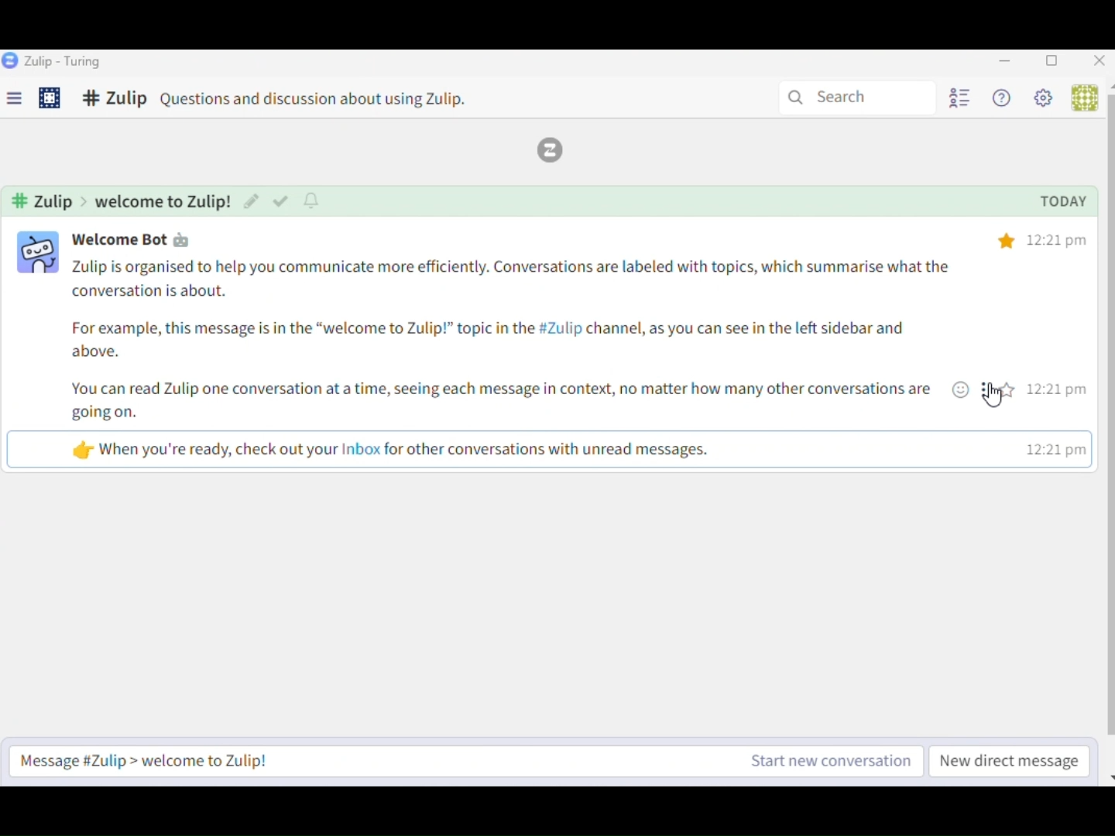 The width and height of the screenshot is (1115, 836). I want to click on Minimize, so click(1005, 62).